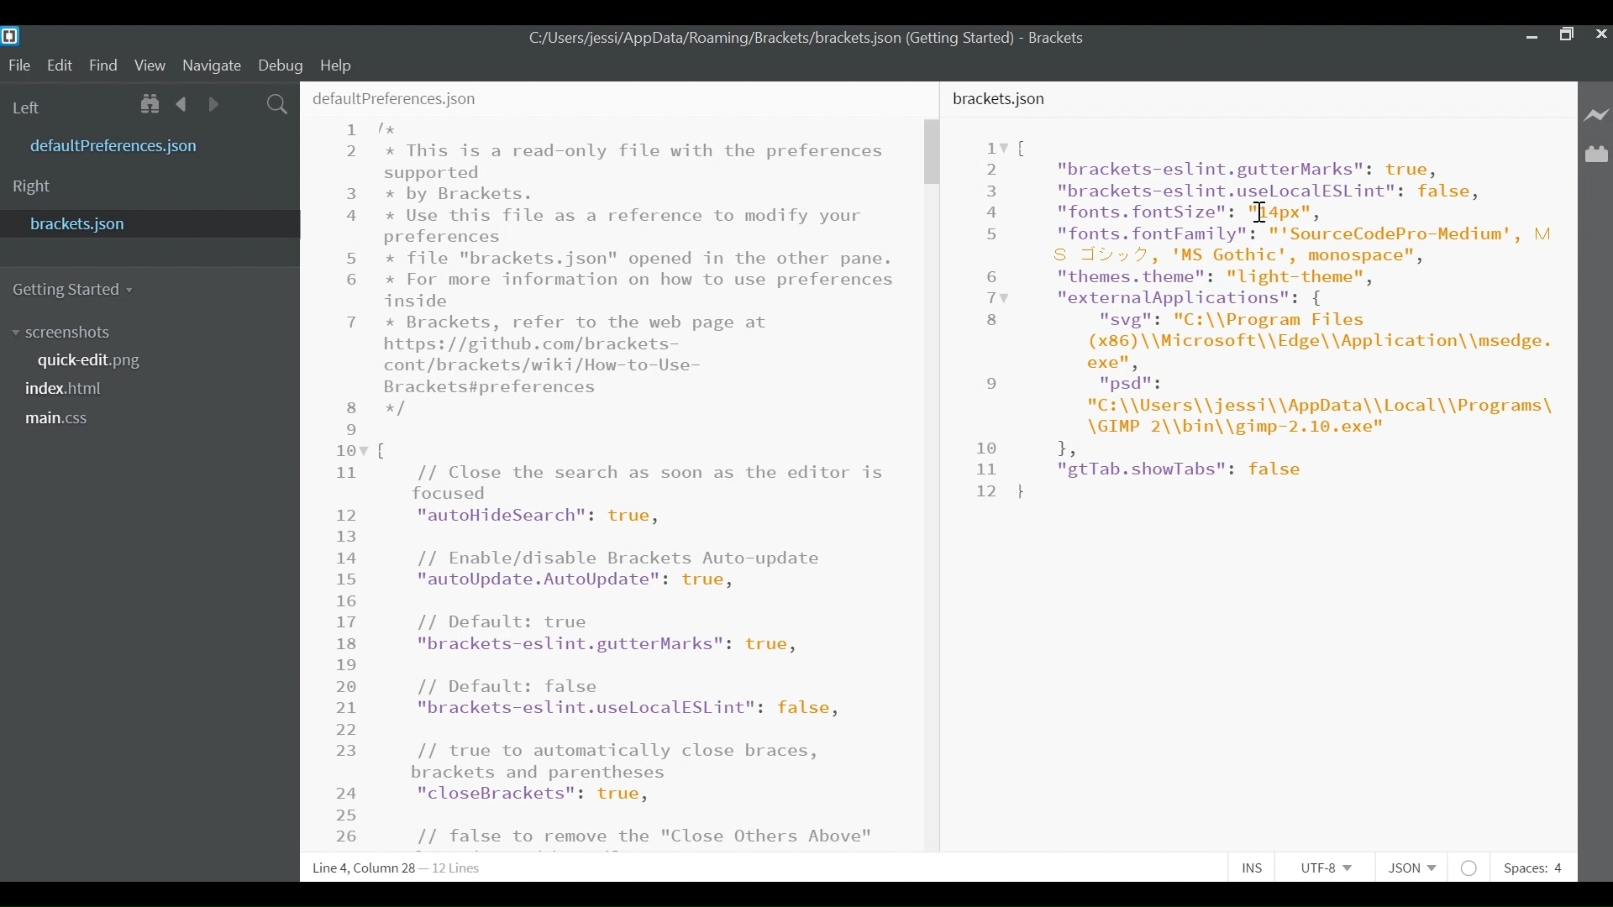  I want to click on INS, so click(1258, 868).